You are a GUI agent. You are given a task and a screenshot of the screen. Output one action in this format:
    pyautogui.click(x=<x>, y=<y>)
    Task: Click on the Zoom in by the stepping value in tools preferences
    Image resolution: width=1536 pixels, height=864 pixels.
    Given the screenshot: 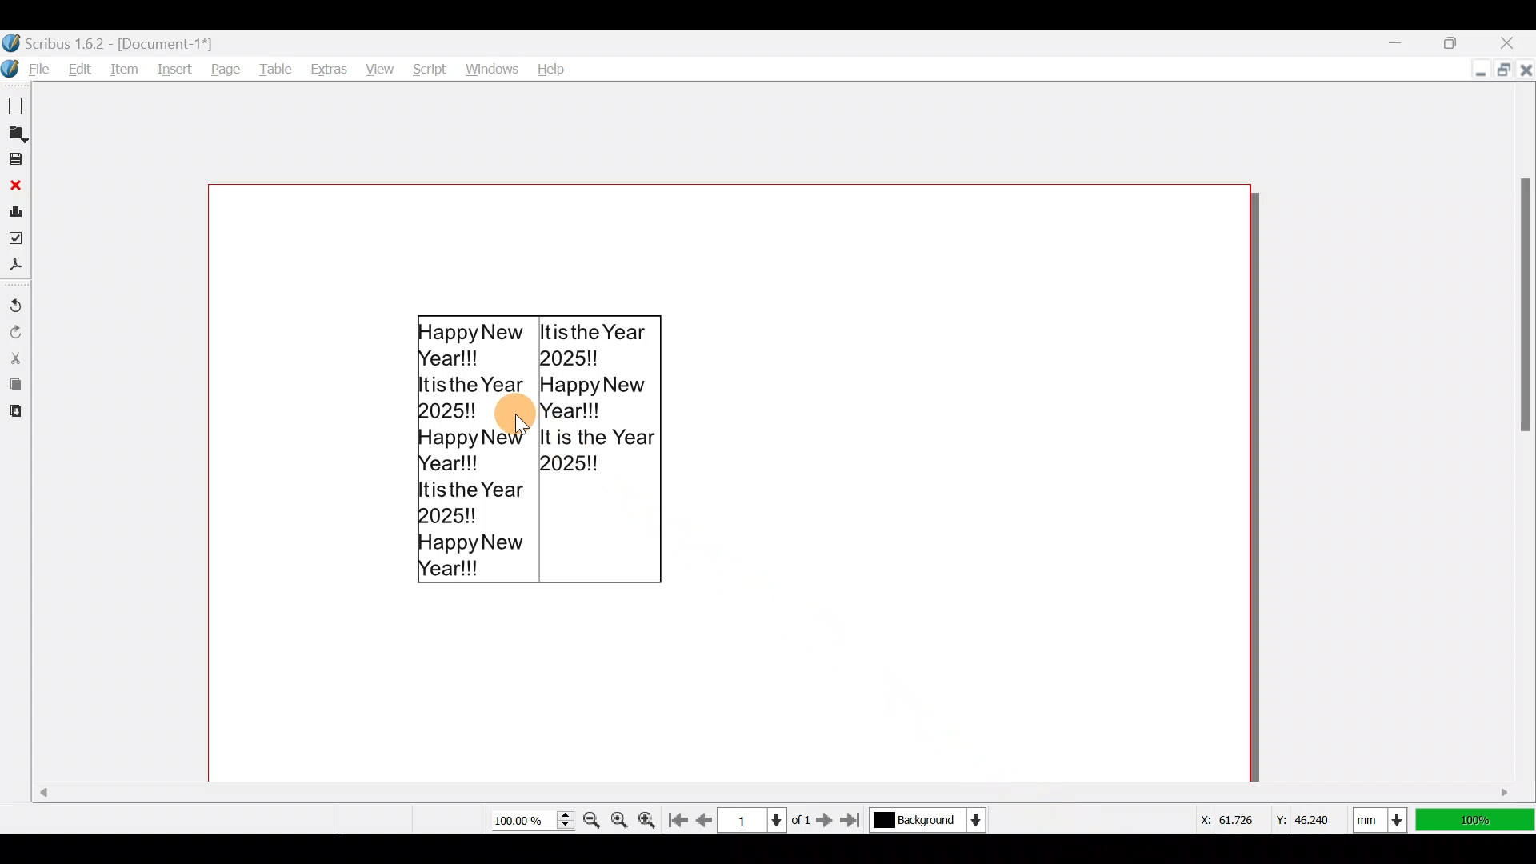 What is the action you would take?
    pyautogui.click(x=651, y=815)
    